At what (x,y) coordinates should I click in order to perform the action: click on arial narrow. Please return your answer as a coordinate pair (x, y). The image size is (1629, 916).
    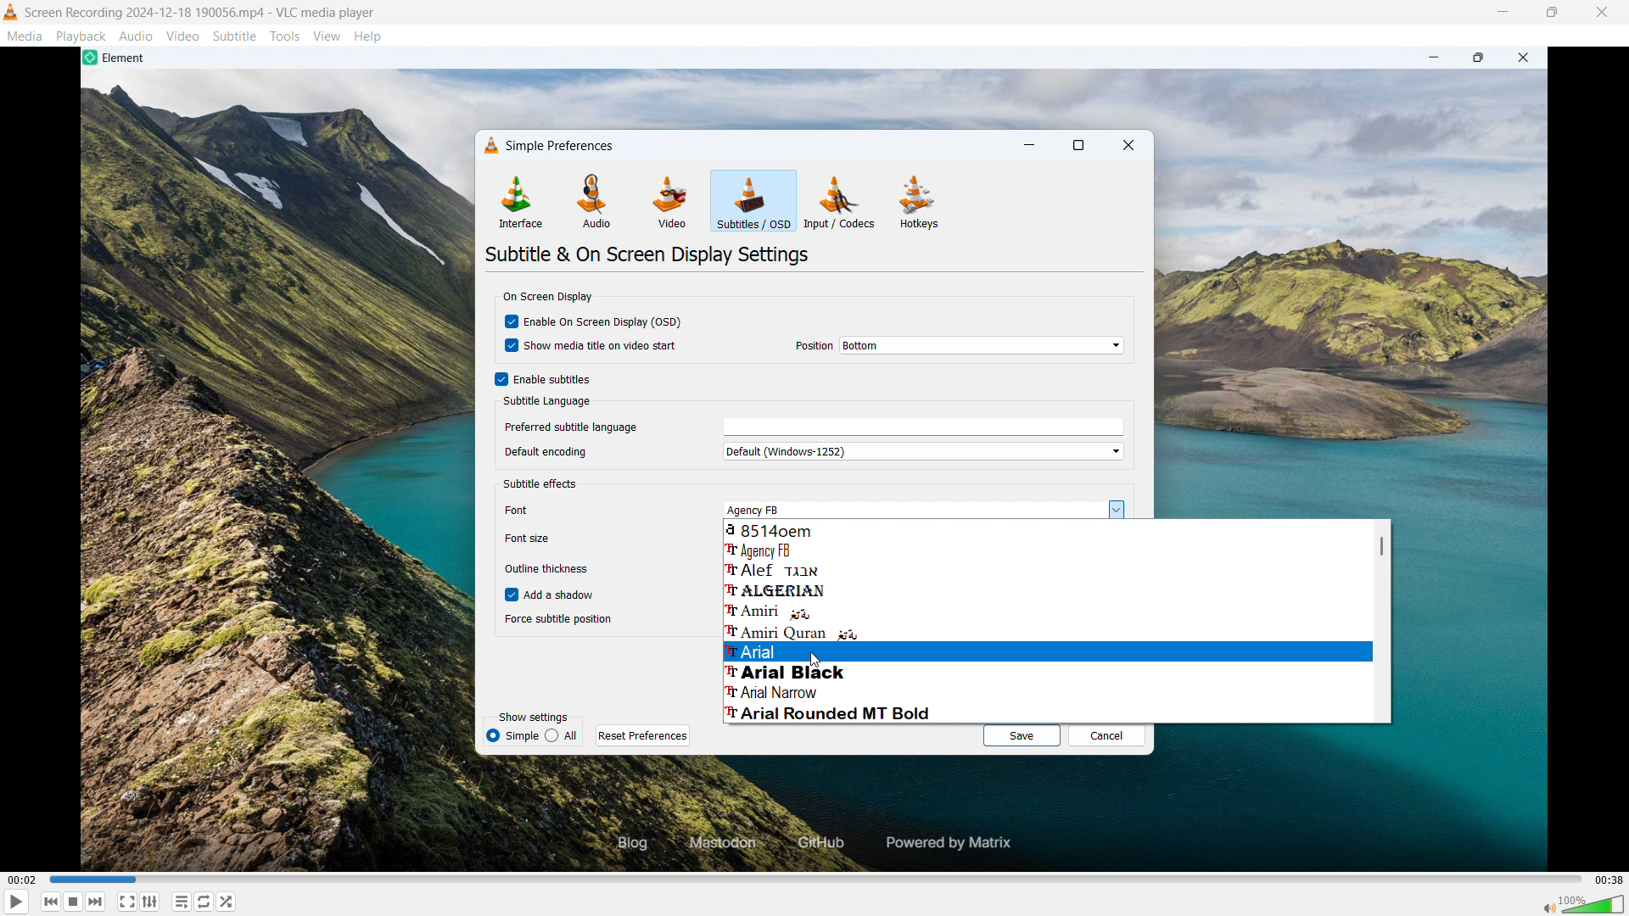
    Looking at the image, I should click on (1046, 691).